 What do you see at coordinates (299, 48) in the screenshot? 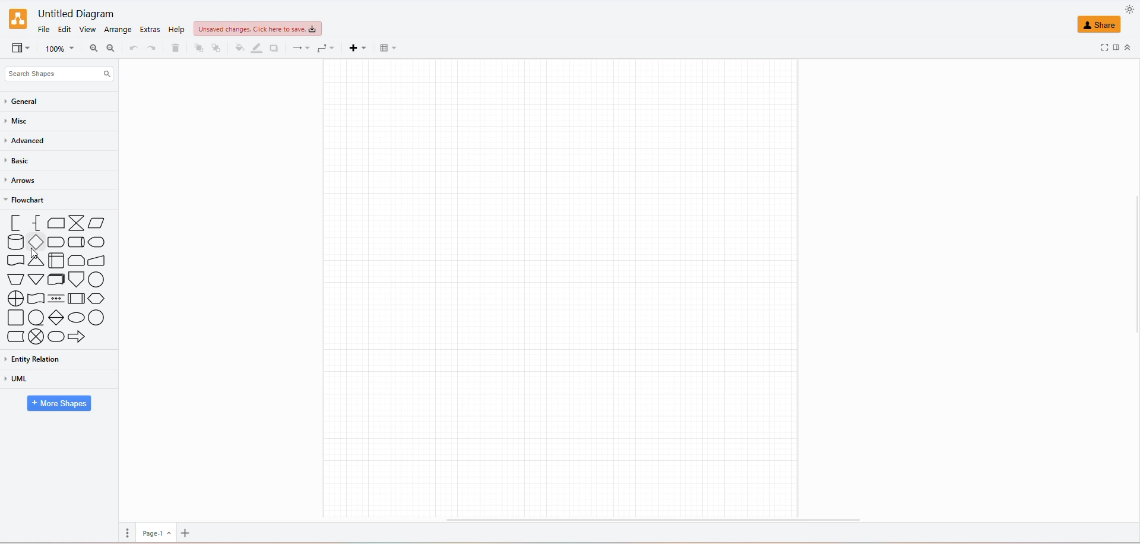
I see `CONNECTIONS` at bounding box center [299, 48].